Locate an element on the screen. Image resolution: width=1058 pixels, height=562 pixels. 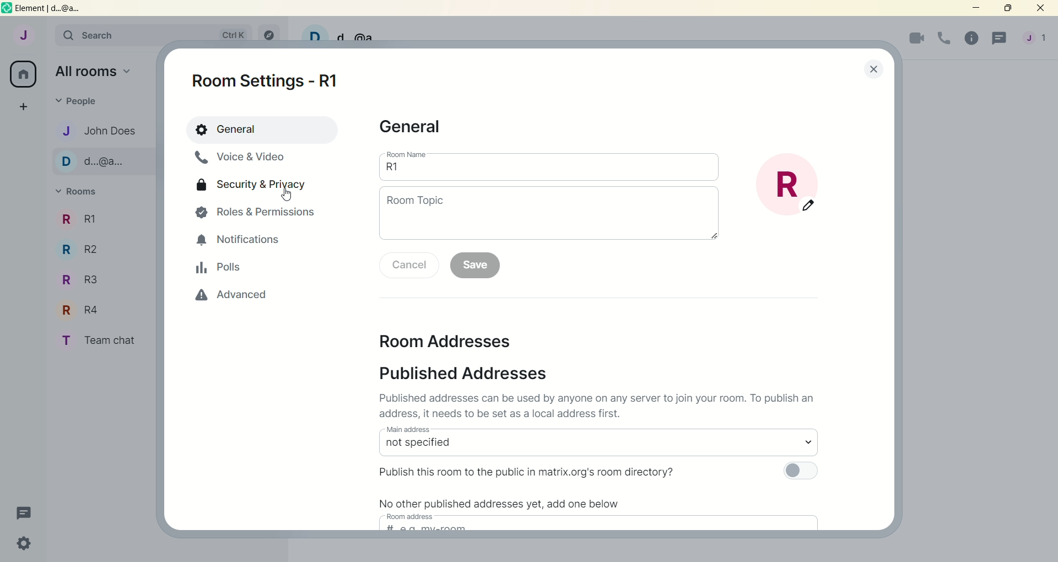
room title is located at coordinates (797, 187).